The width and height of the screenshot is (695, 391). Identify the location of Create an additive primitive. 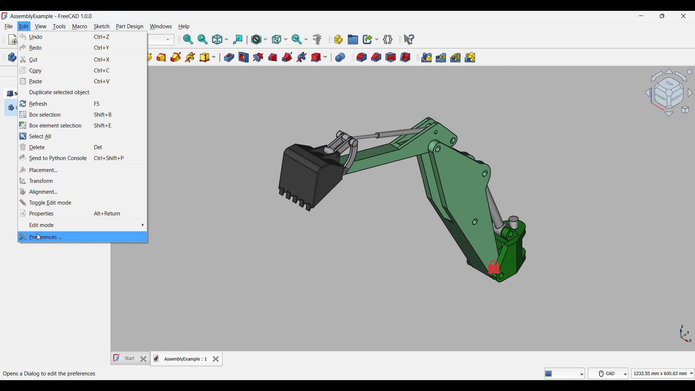
(208, 58).